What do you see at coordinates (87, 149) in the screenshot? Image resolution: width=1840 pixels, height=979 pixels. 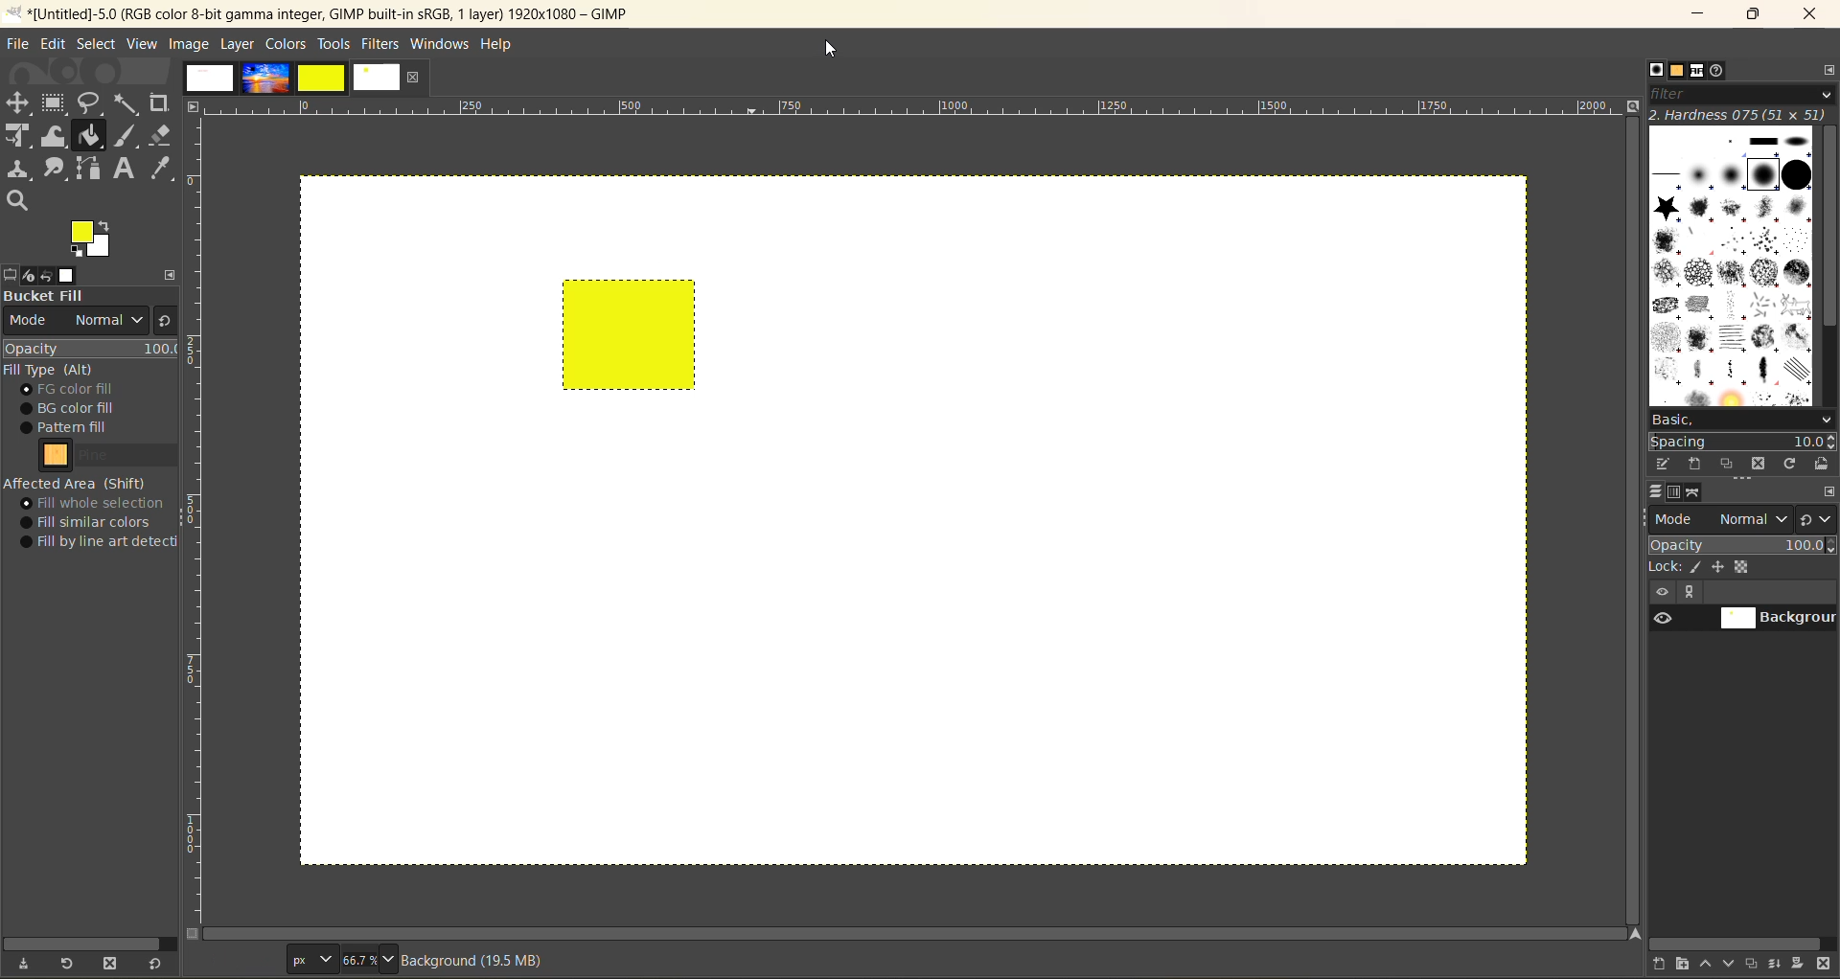 I see `tools` at bounding box center [87, 149].